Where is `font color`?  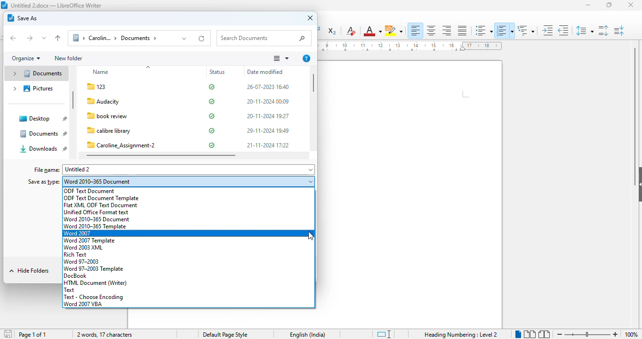 font color is located at coordinates (372, 31).